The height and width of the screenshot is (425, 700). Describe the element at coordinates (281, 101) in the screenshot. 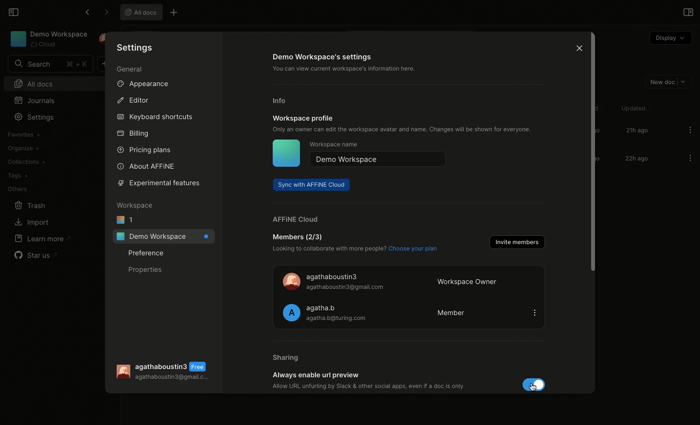

I see `Info` at that location.